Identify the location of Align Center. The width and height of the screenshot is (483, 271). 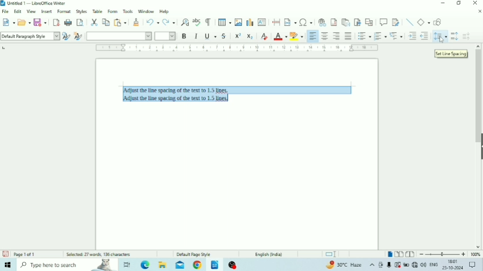
(325, 36).